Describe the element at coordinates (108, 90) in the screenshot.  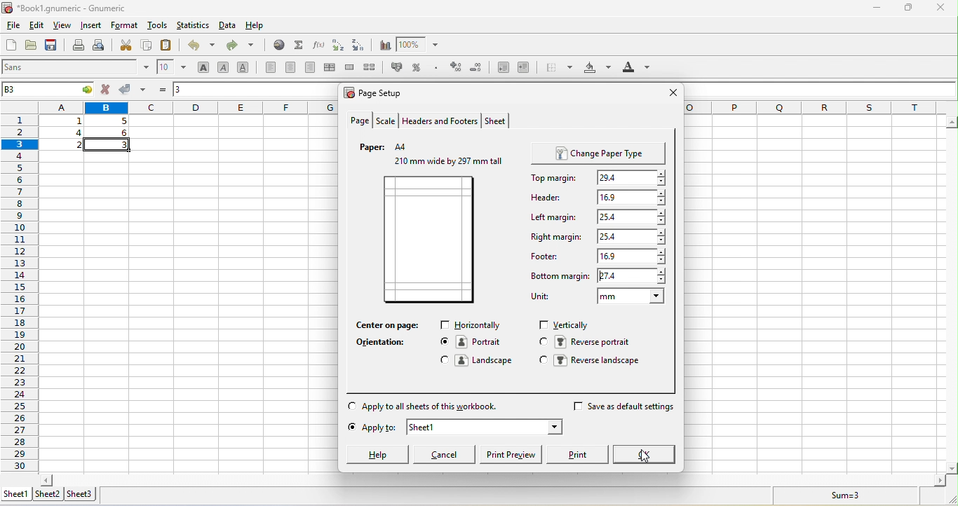
I see `cancel change` at that location.